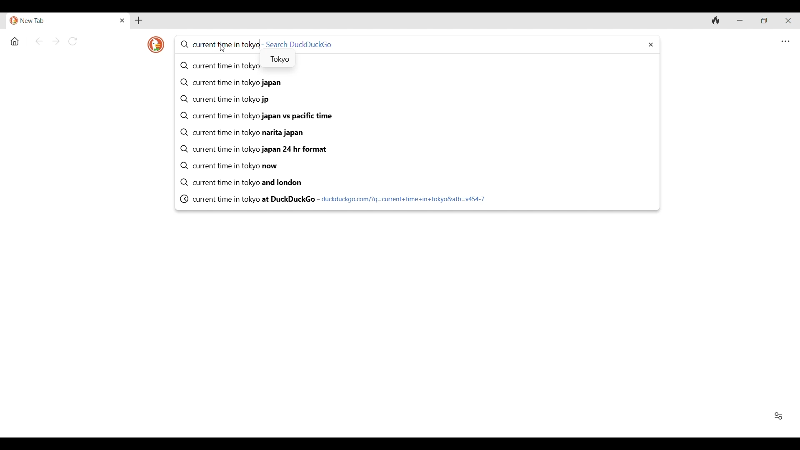 The height and width of the screenshot is (450, 800). Describe the element at coordinates (242, 182) in the screenshot. I see `current time in tokyo and london` at that location.